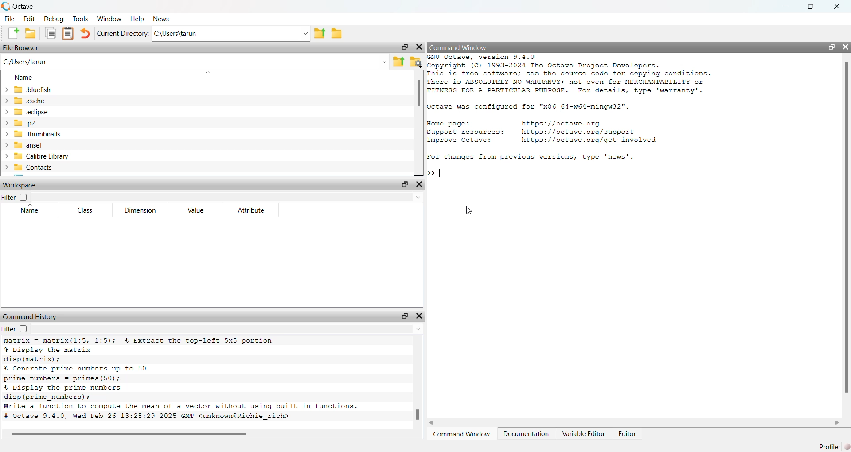 The image size is (851, 452). Describe the element at coordinates (460, 47) in the screenshot. I see `‘Command Window` at that location.